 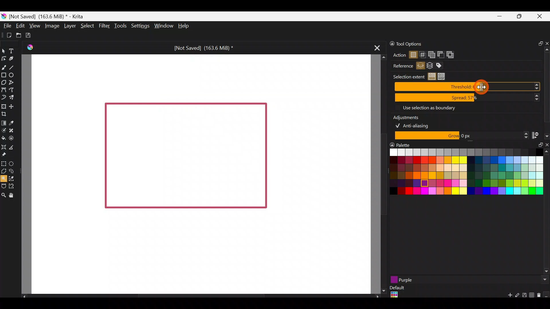 What do you see at coordinates (3, 97) in the screenshot?
I see `Dynamic brush tool` at bounding box center [3, 97].